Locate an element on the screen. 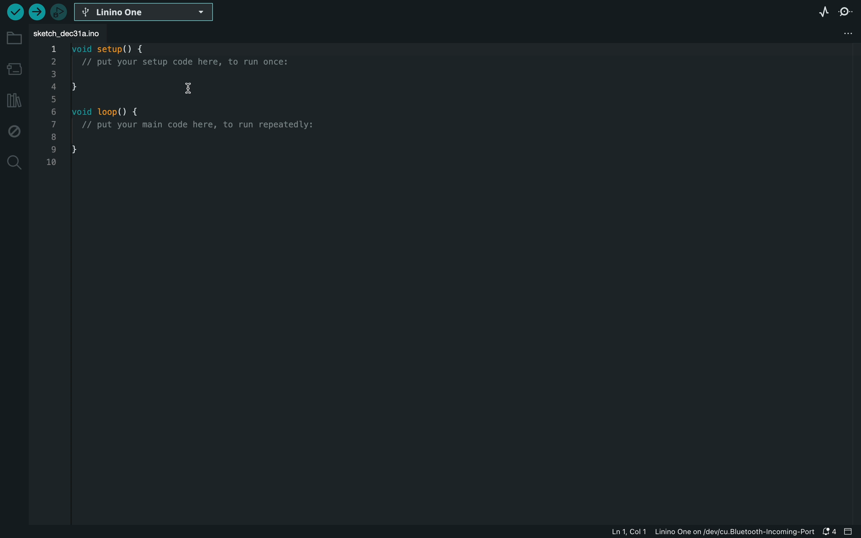 This screenshot has height=538, width=861. notification is located at coordinates (830, 532).